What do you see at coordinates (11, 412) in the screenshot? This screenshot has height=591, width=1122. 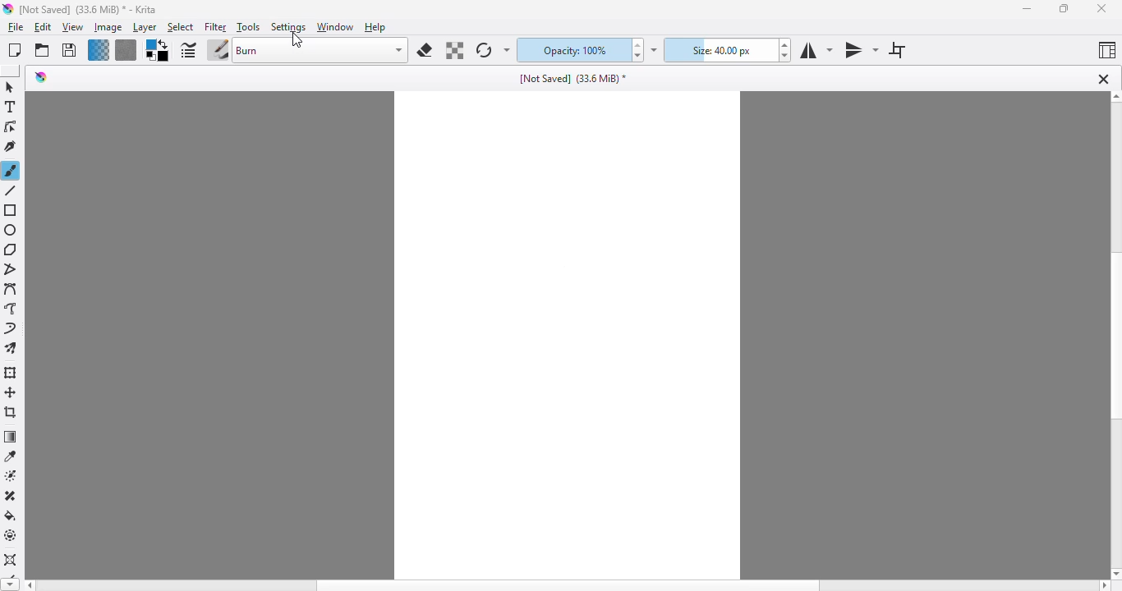 I see `crop the image to an area` at bounding box center [11, 412].